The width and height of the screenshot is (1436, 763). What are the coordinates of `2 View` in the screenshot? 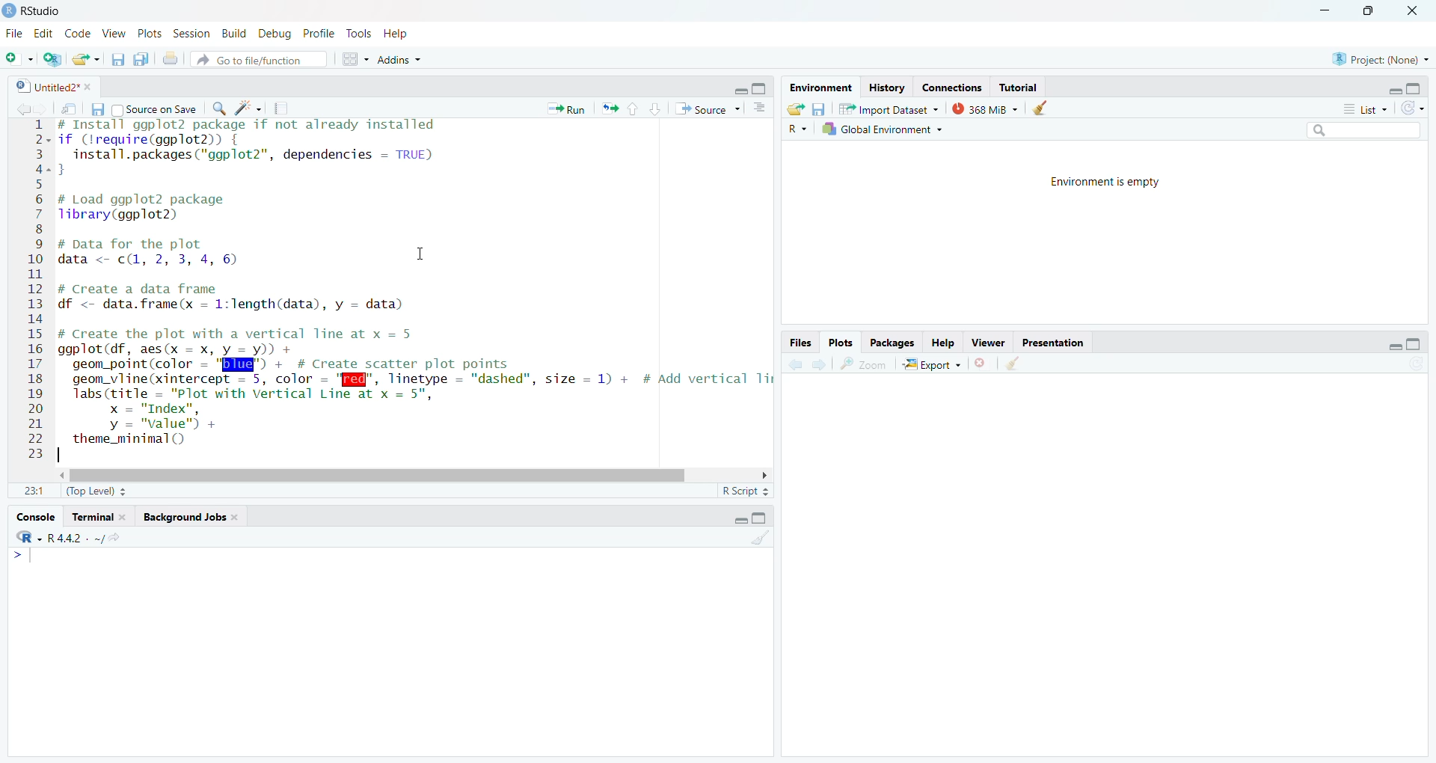 It's located at (114, 34).